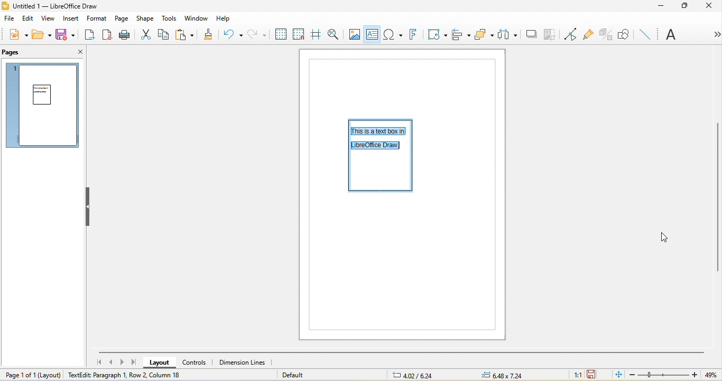  I want to click on Adjusted the text spacing in a text box, so click(383, 158).